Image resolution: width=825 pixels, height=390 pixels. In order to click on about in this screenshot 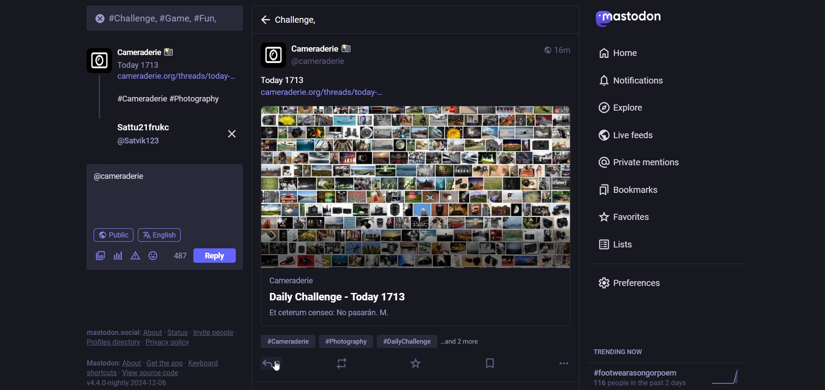, I will do `click(152, 331)`.